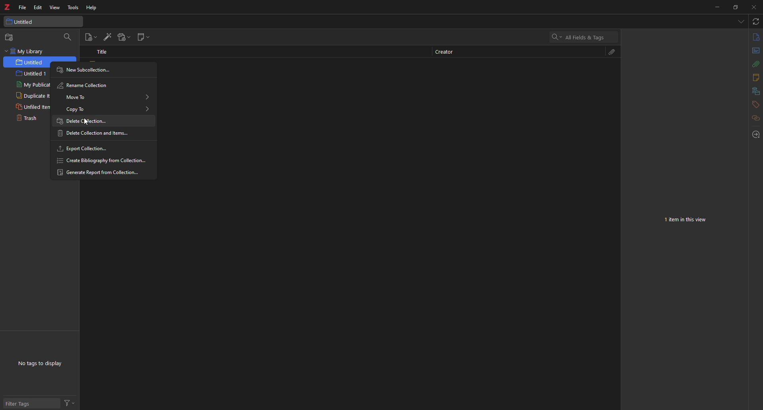 This screenshot has height=410, width=763. Describe the element at coordinates (107, 97) in the screenshot. I see `move to` at that location.